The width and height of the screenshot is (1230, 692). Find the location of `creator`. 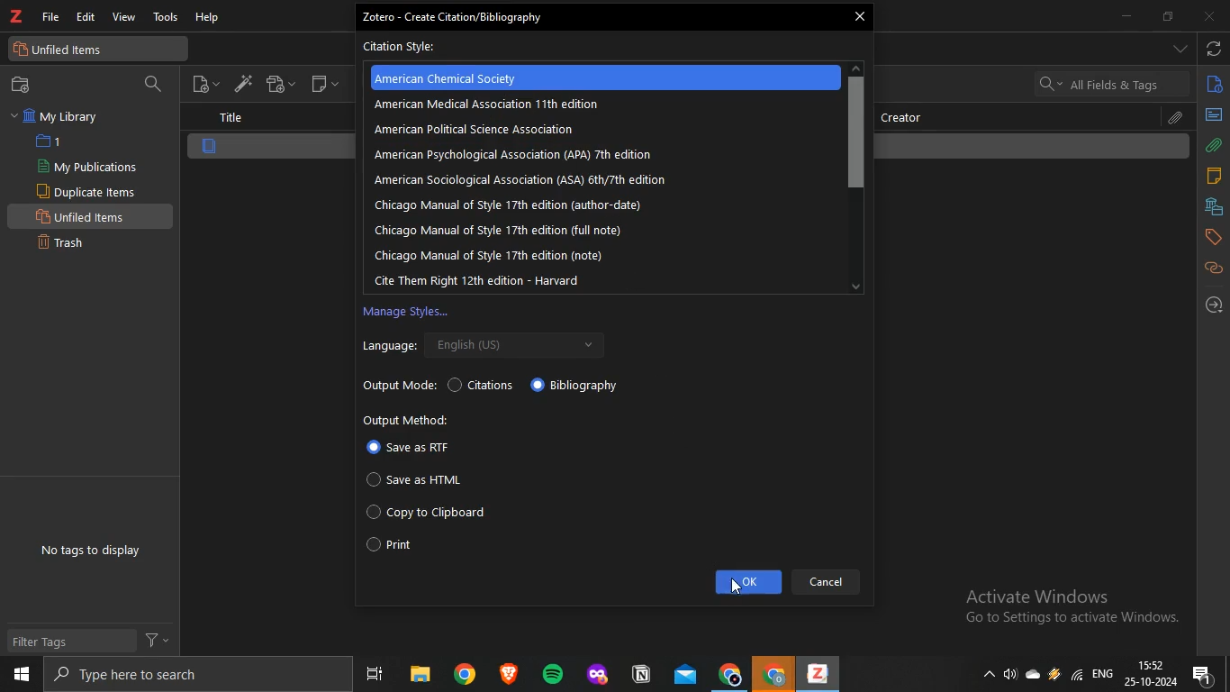

creator is located at coordinates (909, 116).